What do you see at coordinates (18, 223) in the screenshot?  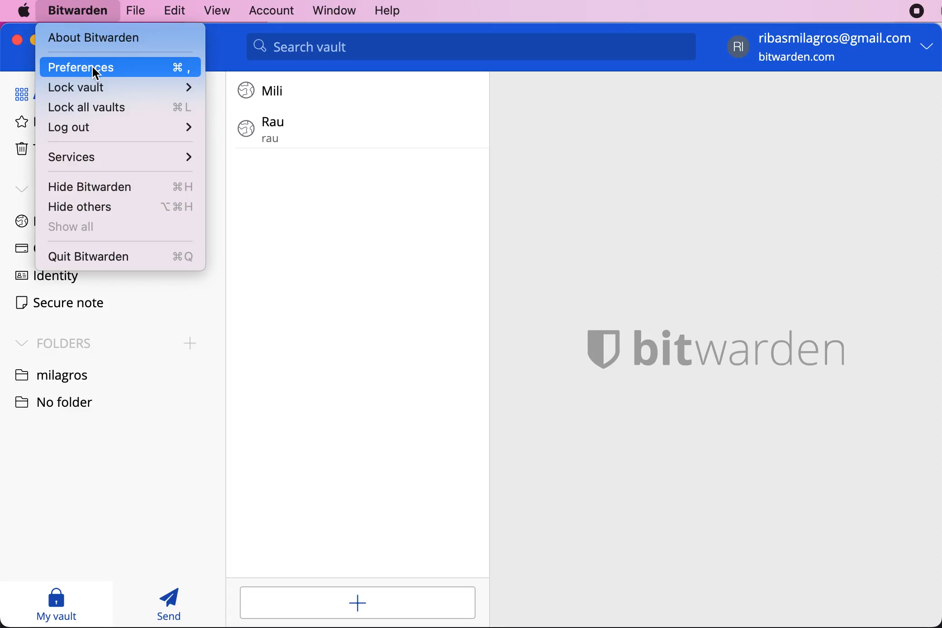 I see `login` at bounding box center [18, 223].